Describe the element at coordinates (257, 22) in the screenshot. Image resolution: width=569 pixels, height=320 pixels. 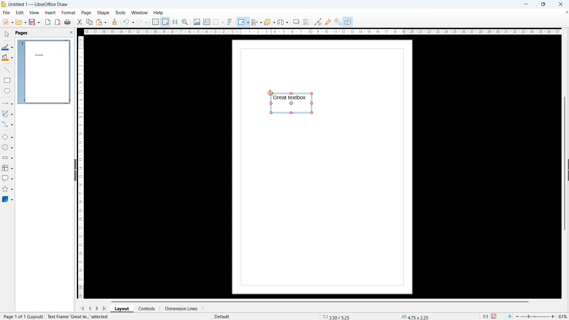
I see `align` at that location.